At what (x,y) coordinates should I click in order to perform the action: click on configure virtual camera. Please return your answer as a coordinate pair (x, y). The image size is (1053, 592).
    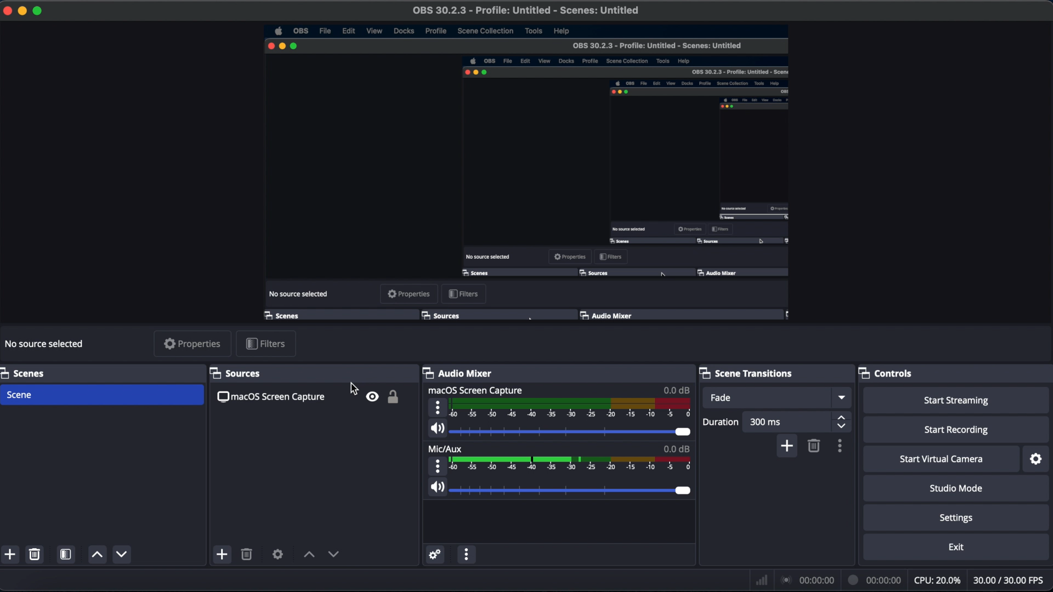
    Looking at the image, I should click on (1037, 460).